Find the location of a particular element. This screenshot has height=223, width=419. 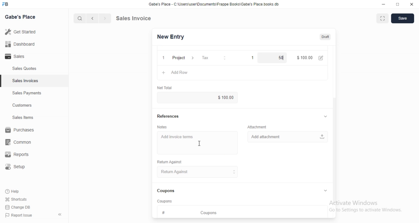

Getstared is located at coordinates (22, 32).